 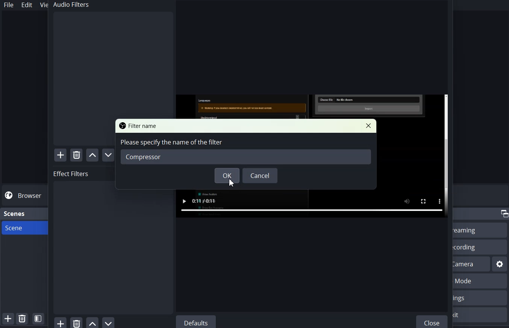 What do you see at coordinates (22, 318) in the screenshot?
I see `Remove Selected Scene` at bounding box center [22, 318].